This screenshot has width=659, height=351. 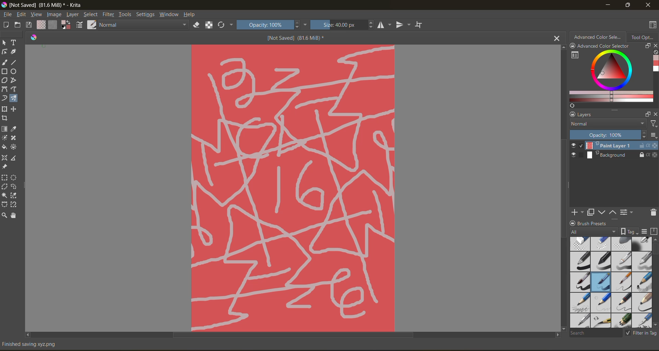 I want to click on tool, so click(x=4, y=80).